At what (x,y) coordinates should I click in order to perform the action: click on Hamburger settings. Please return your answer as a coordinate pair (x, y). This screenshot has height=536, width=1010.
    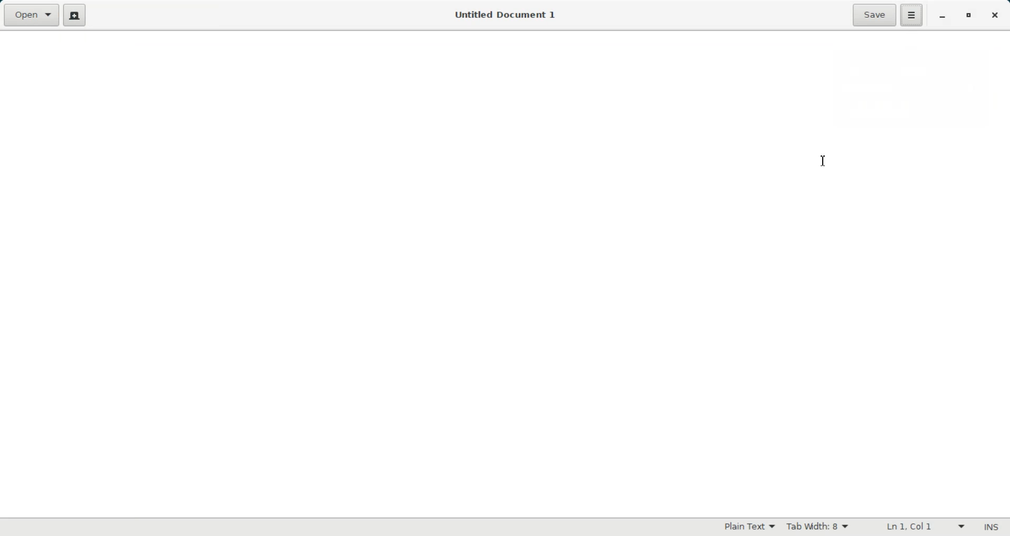
    Looking at the image, I should click on (912, 15).